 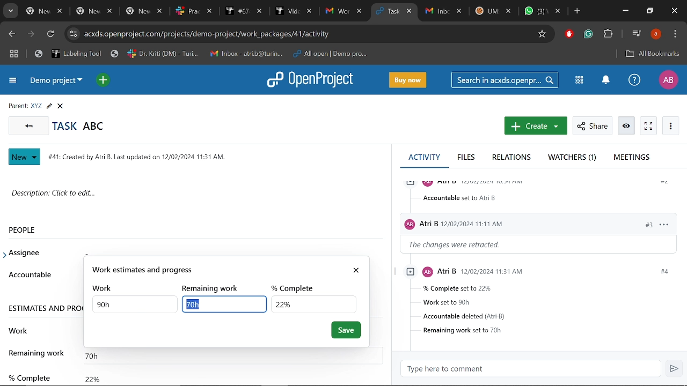 I want to click on Selected text, so click(x=221, y=304).